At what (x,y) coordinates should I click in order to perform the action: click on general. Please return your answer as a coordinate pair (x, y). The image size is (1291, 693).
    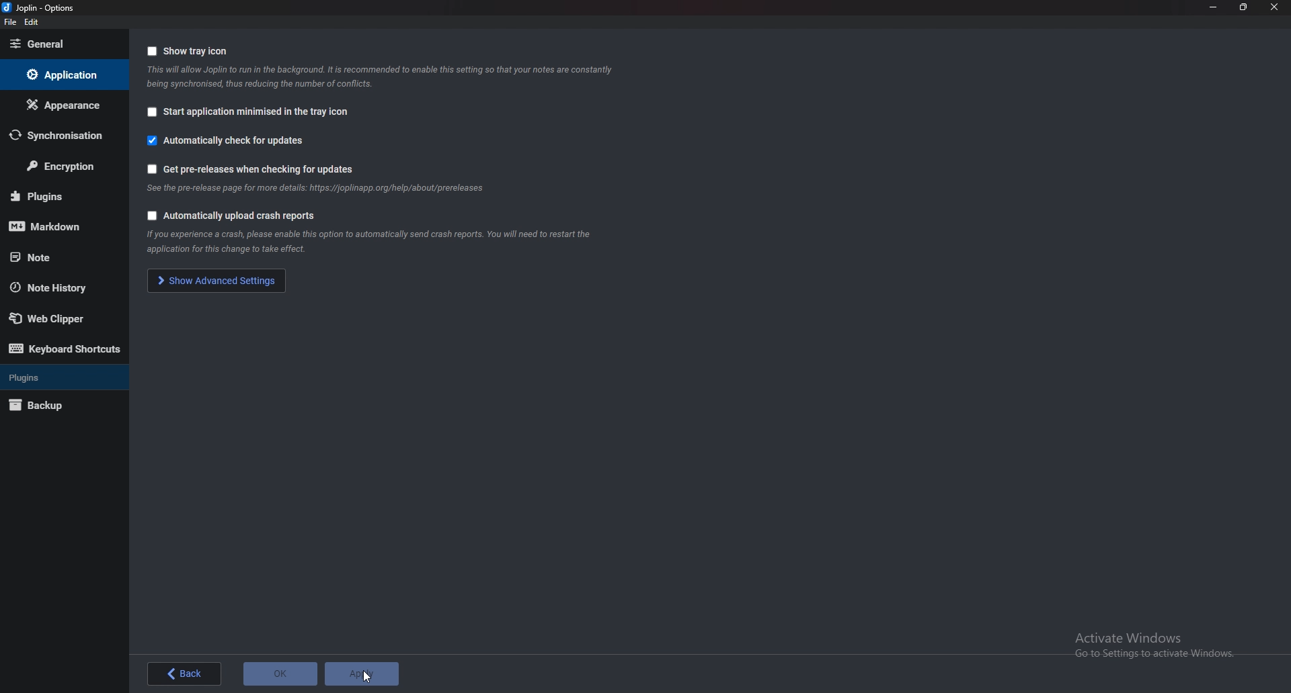
    Looking at the image, I should click on (61, 44).